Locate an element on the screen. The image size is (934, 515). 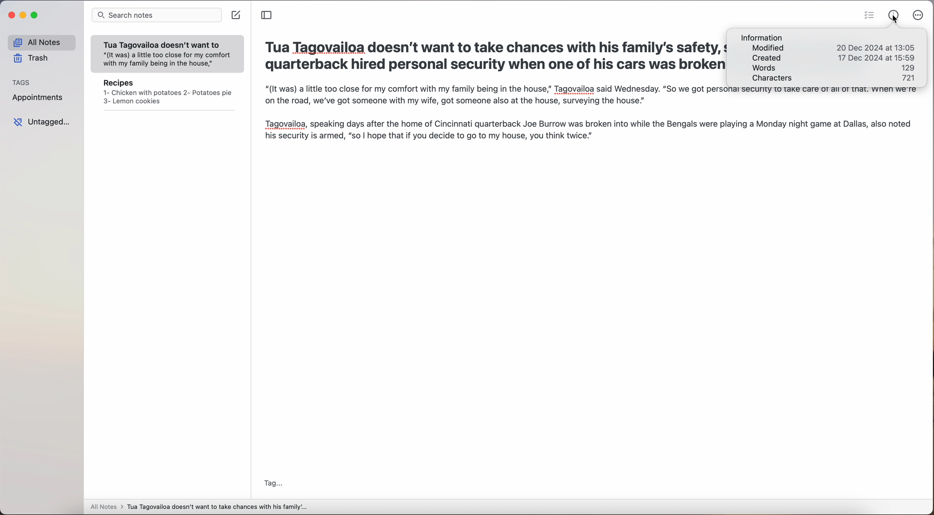
Tua Tagovailoa doesn’t want to take chances with his family's safety, so the Miami Dolphins’ star
quarterback hired personal security when one of his cars was broken into about a year ago. is located at coordinates (492, 57).